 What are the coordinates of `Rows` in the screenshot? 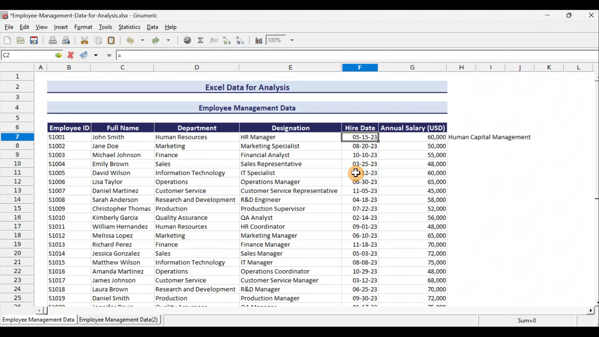 It's located at (17, 189).